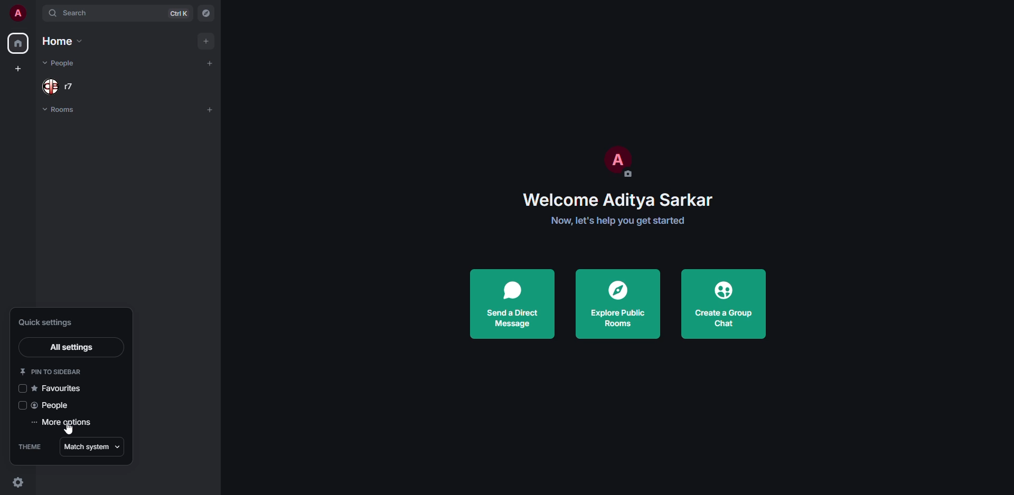  I want to click on profile, so click(620, 160).